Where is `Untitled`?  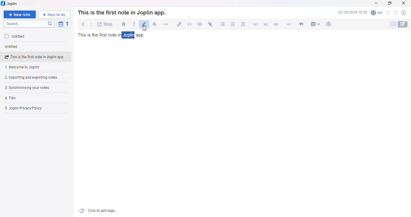
Untitled is located at coordinates (14, 47).